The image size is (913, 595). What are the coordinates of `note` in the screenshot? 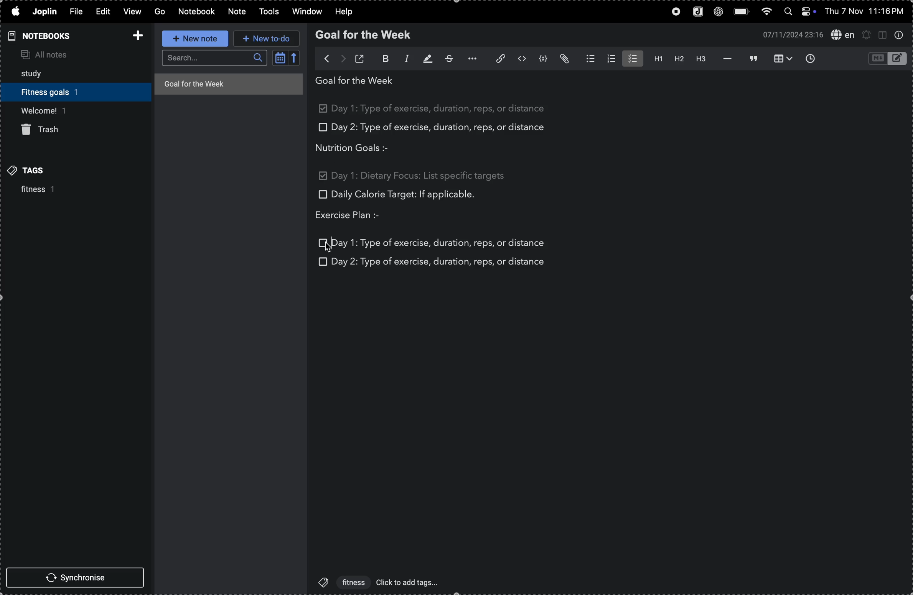 It's located at (236, 12).